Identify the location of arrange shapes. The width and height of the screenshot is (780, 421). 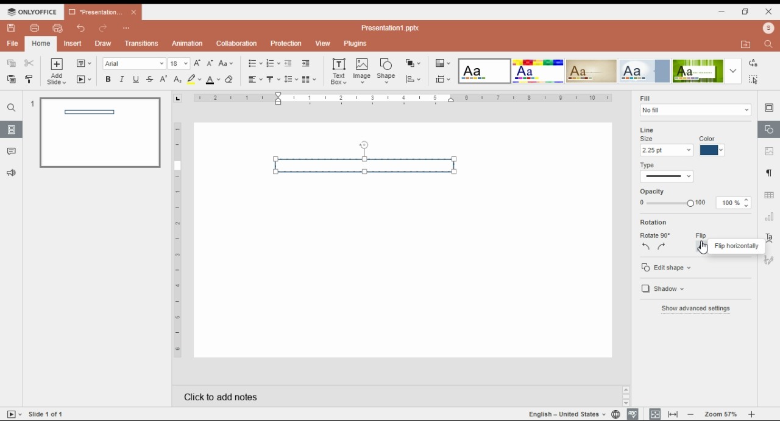
(414, 63).